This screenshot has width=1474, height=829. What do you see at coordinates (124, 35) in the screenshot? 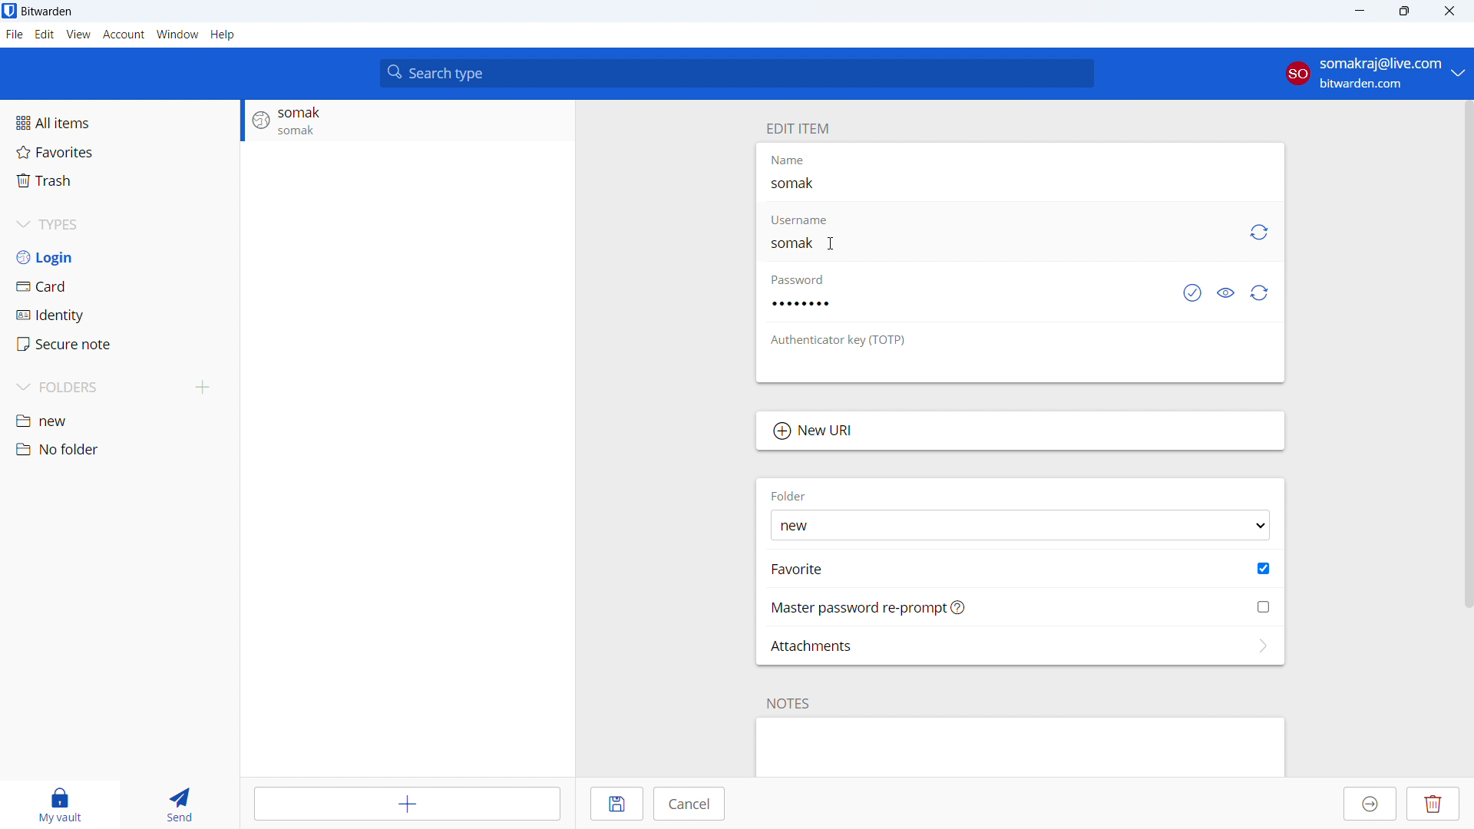
I see `account` at bounding box center [124, 35].